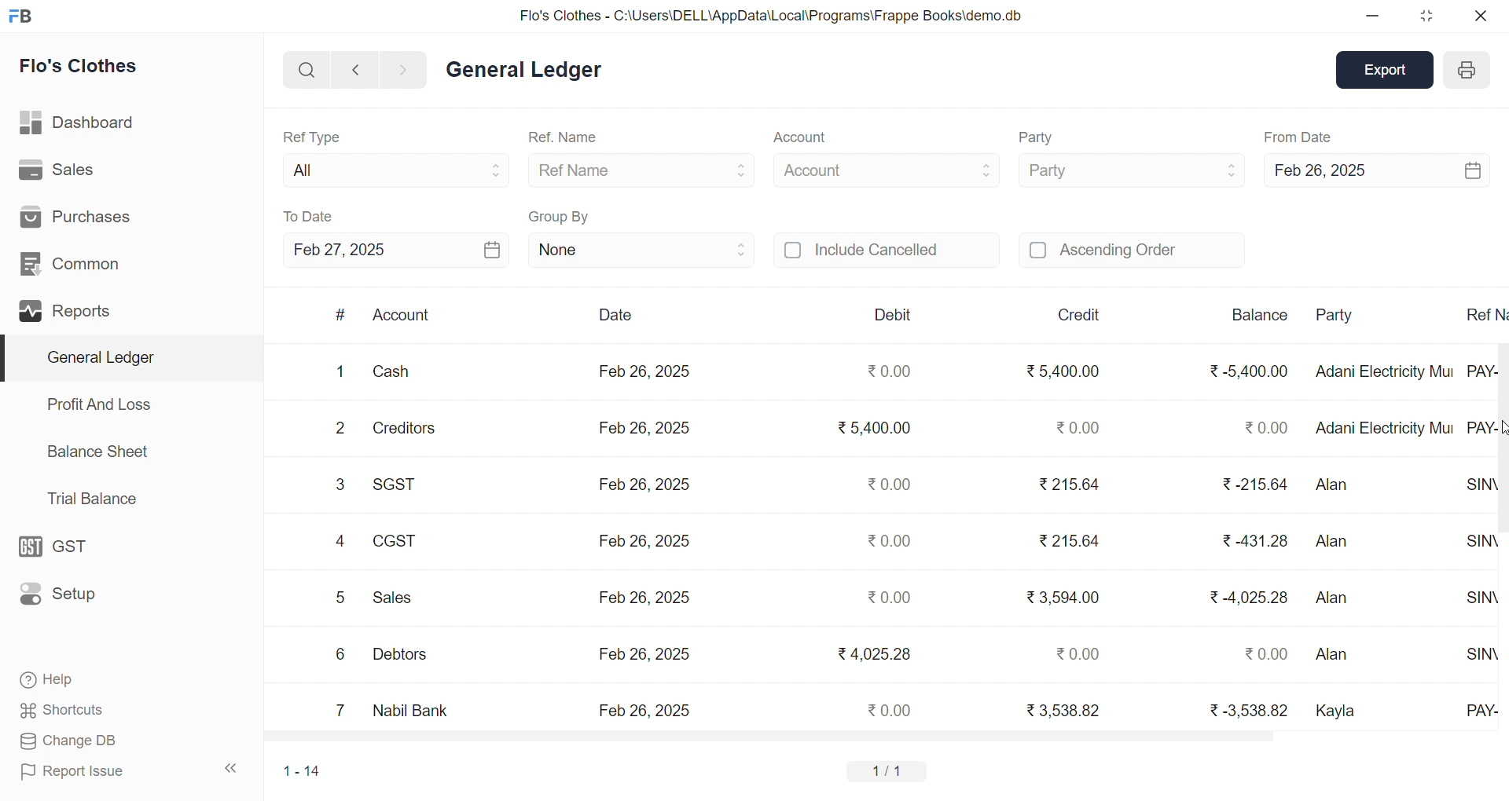 Image resolution: width=1509 pixels, height=801 pixels. I want to click on ₹-215.64, so click(1248, 481).